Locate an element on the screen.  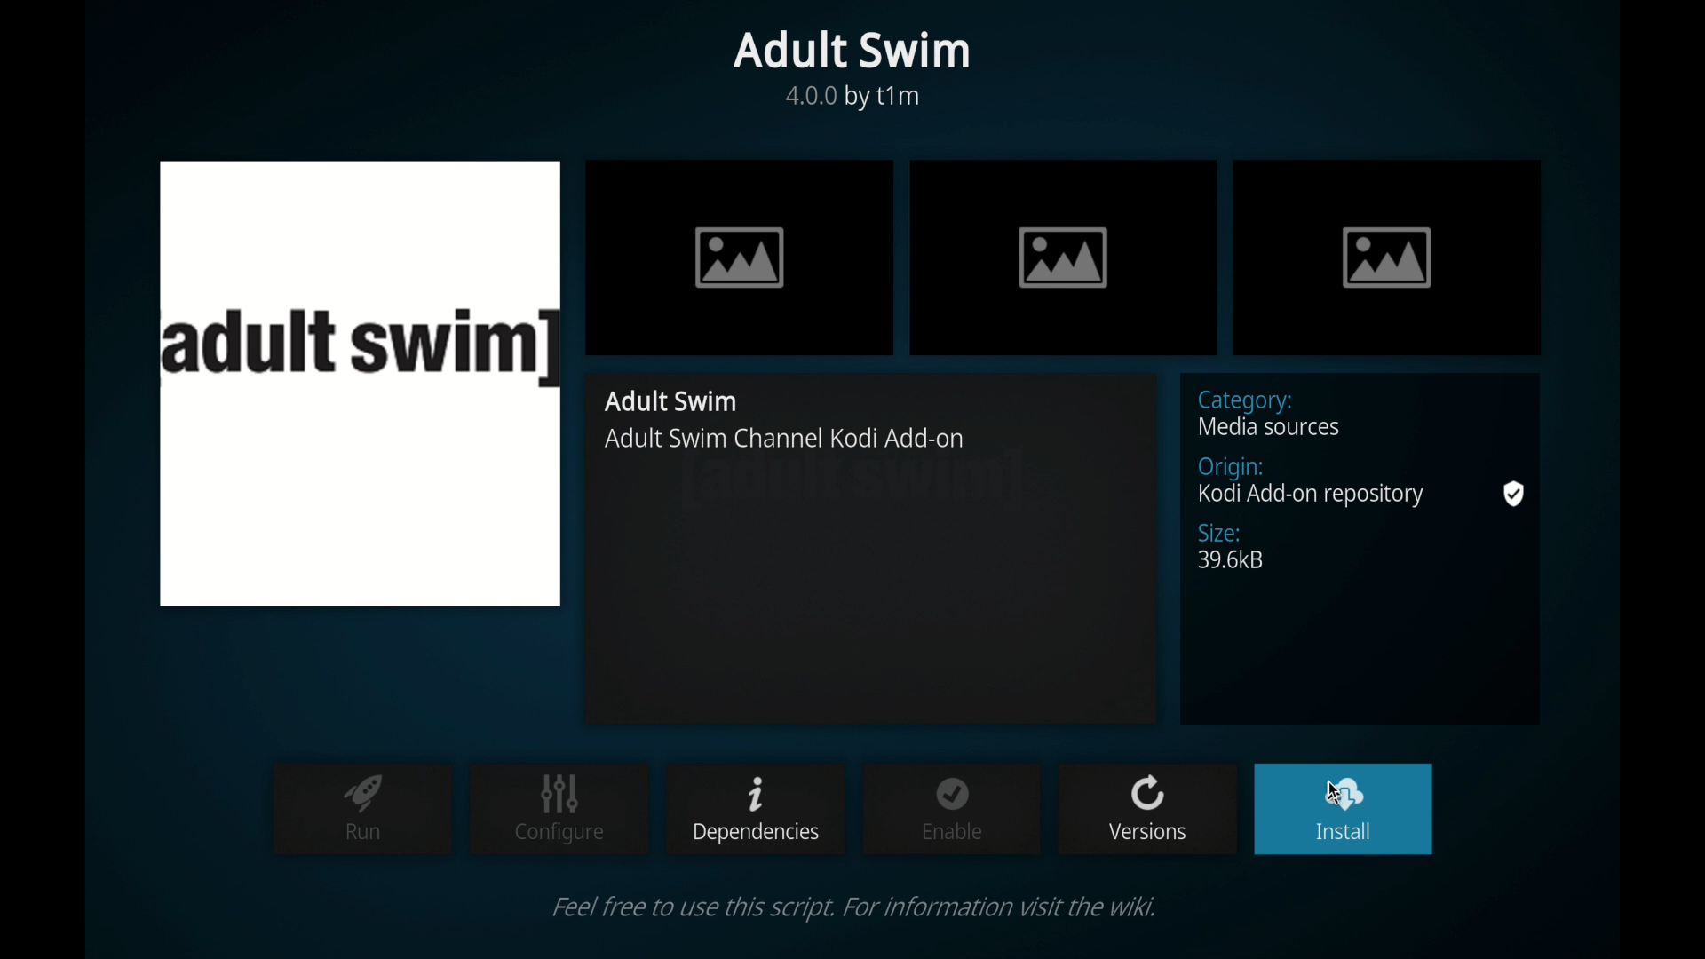
image icon is located at coordinates (1386, 257).